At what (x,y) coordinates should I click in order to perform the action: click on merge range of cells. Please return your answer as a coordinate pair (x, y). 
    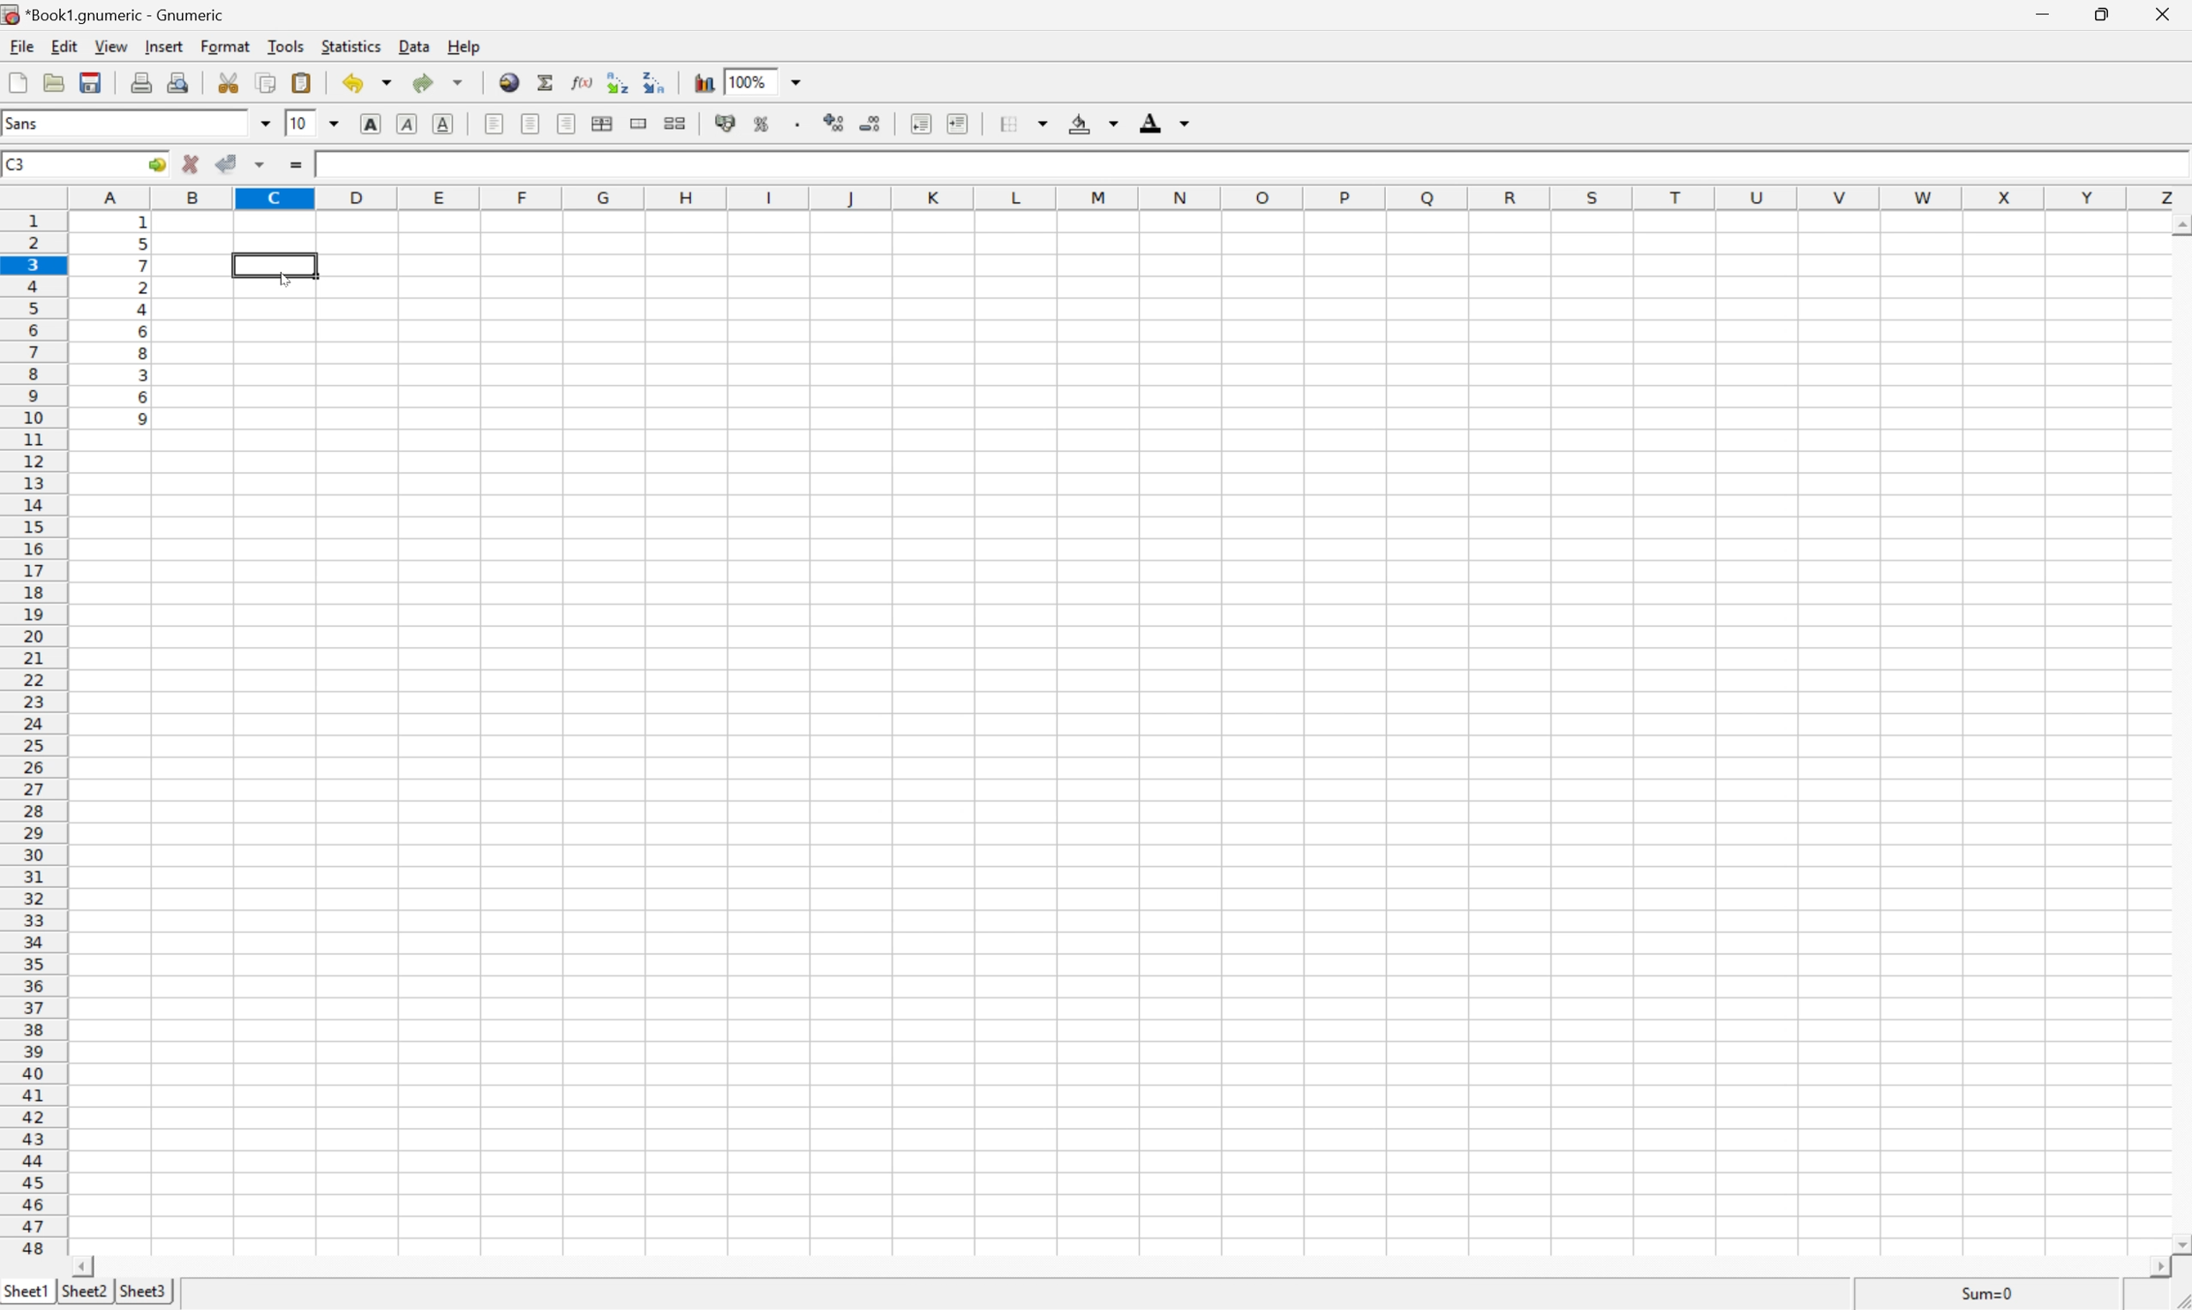
    Looking at the image, I should click on (637, 122).